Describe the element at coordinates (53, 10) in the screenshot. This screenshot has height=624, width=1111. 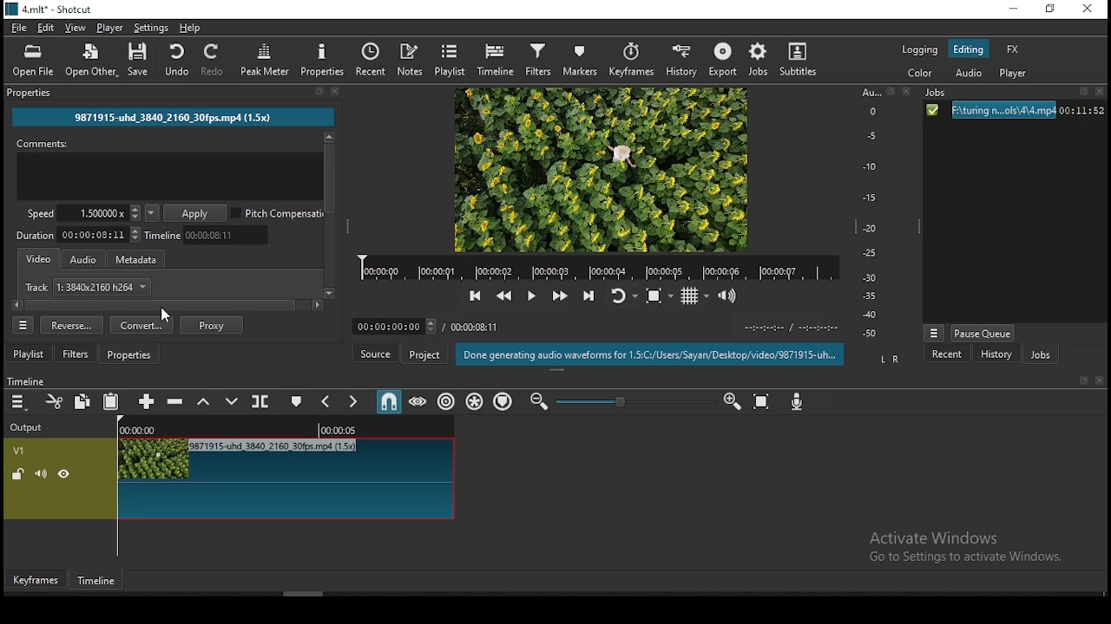
I see `4.mlt - Shotcut` at that location.